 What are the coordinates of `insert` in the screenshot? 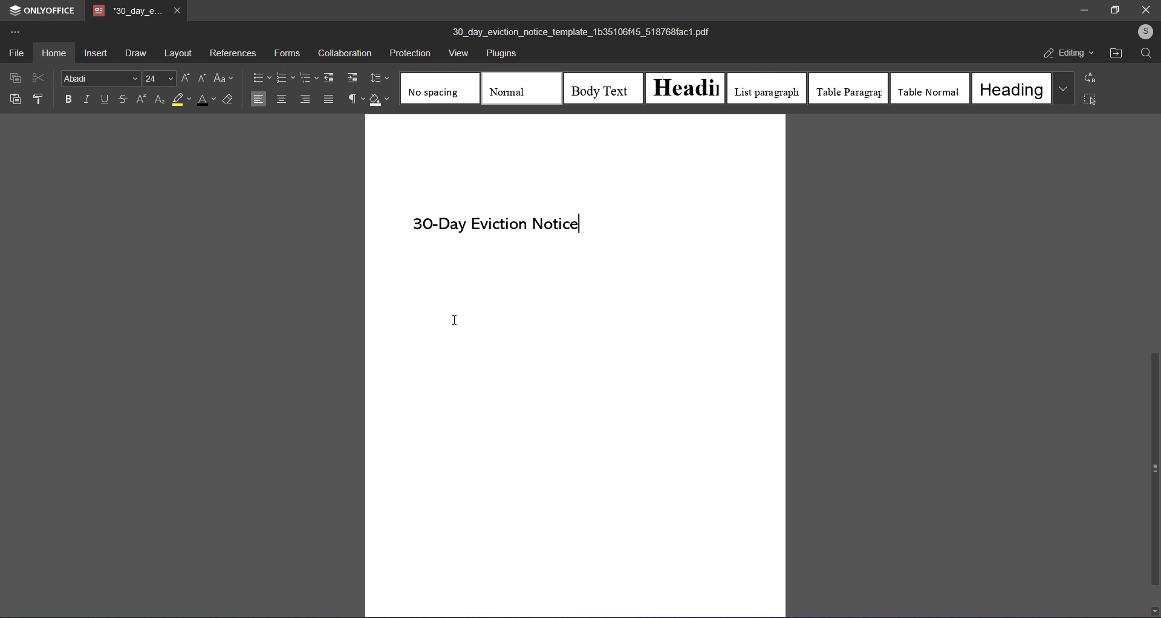 It's located at (96, 52).